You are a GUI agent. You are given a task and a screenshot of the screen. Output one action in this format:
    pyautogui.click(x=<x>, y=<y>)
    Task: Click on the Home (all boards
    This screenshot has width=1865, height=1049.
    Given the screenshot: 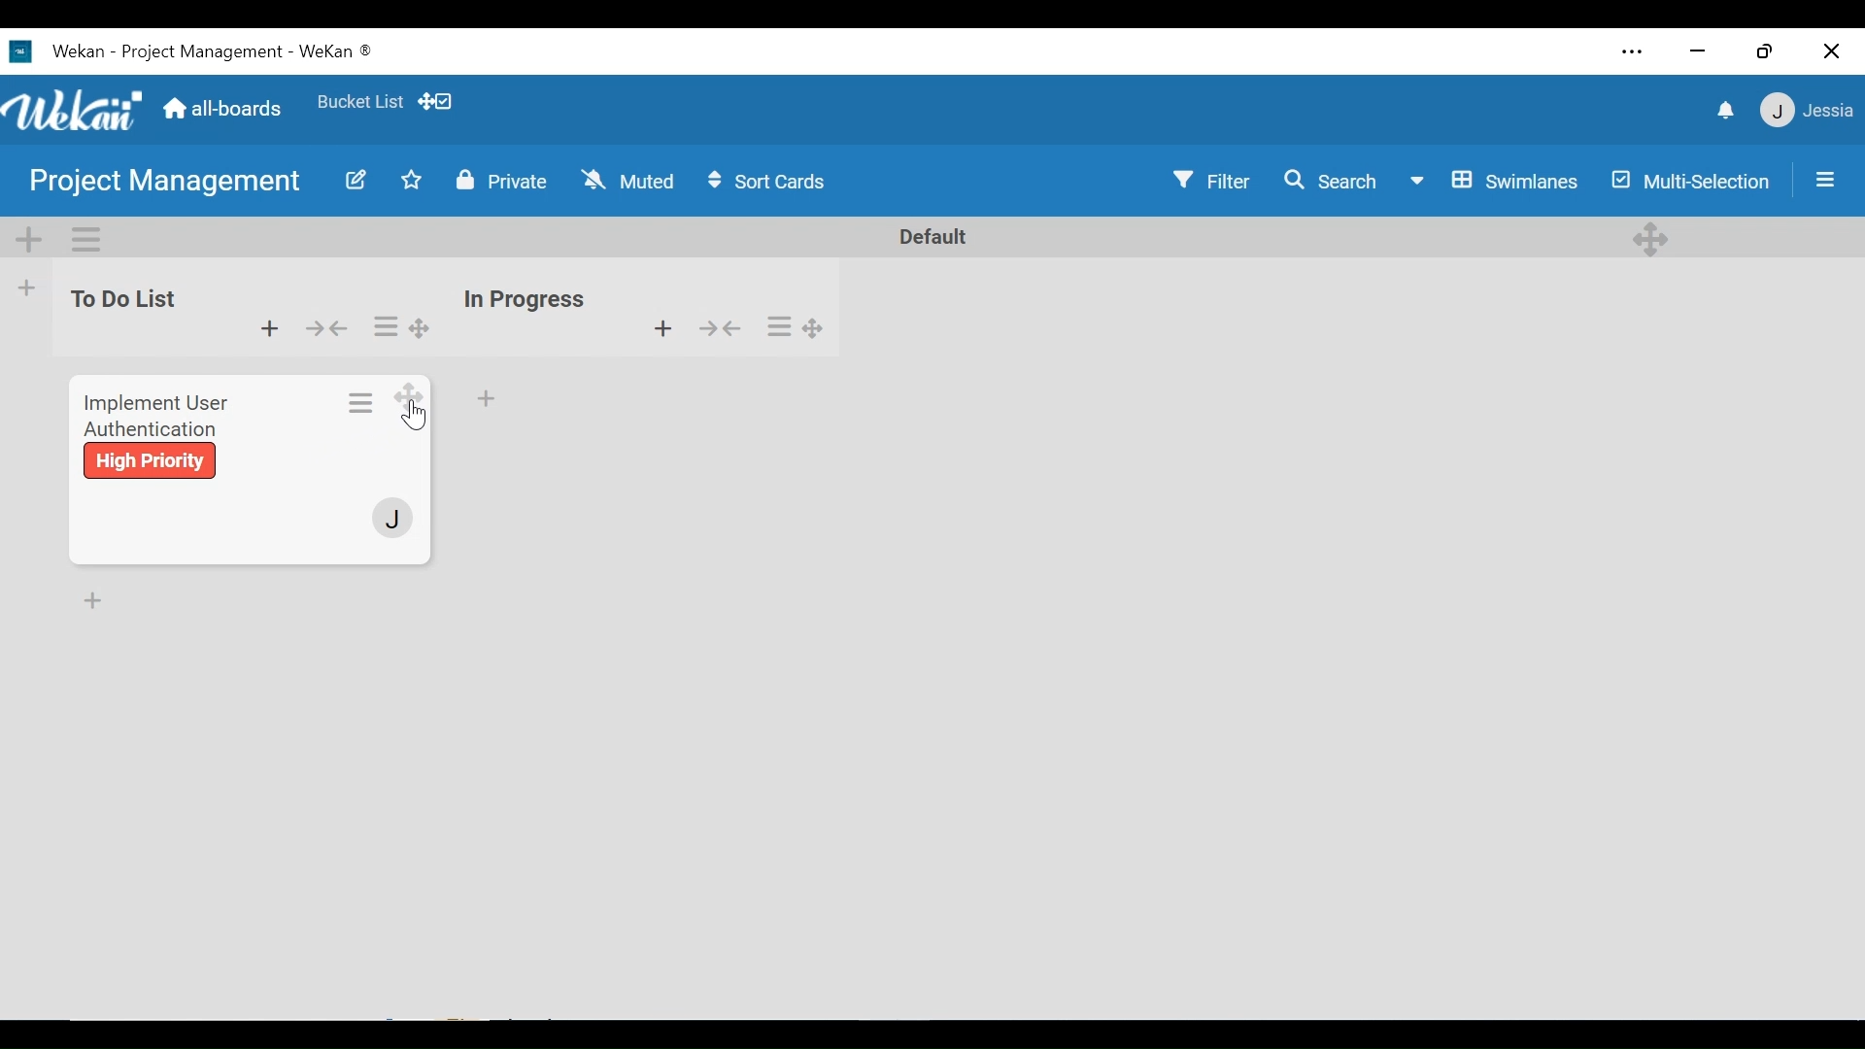 What is the action you would take?
    pyautogui.click(x=224, y=107)
    